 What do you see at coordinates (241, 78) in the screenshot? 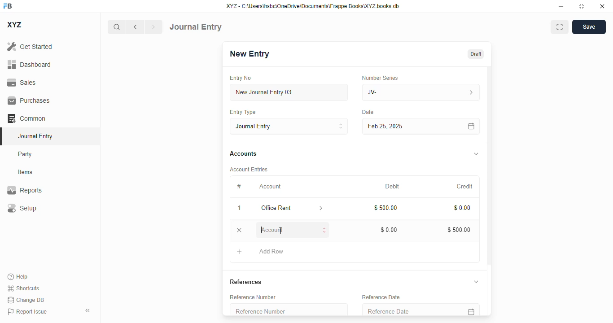
I see `entry no` at bounding box center [241, 78].